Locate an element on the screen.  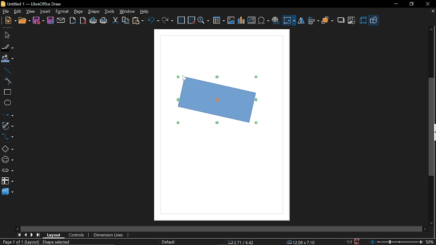
allign is located at coordinates (313, 21).